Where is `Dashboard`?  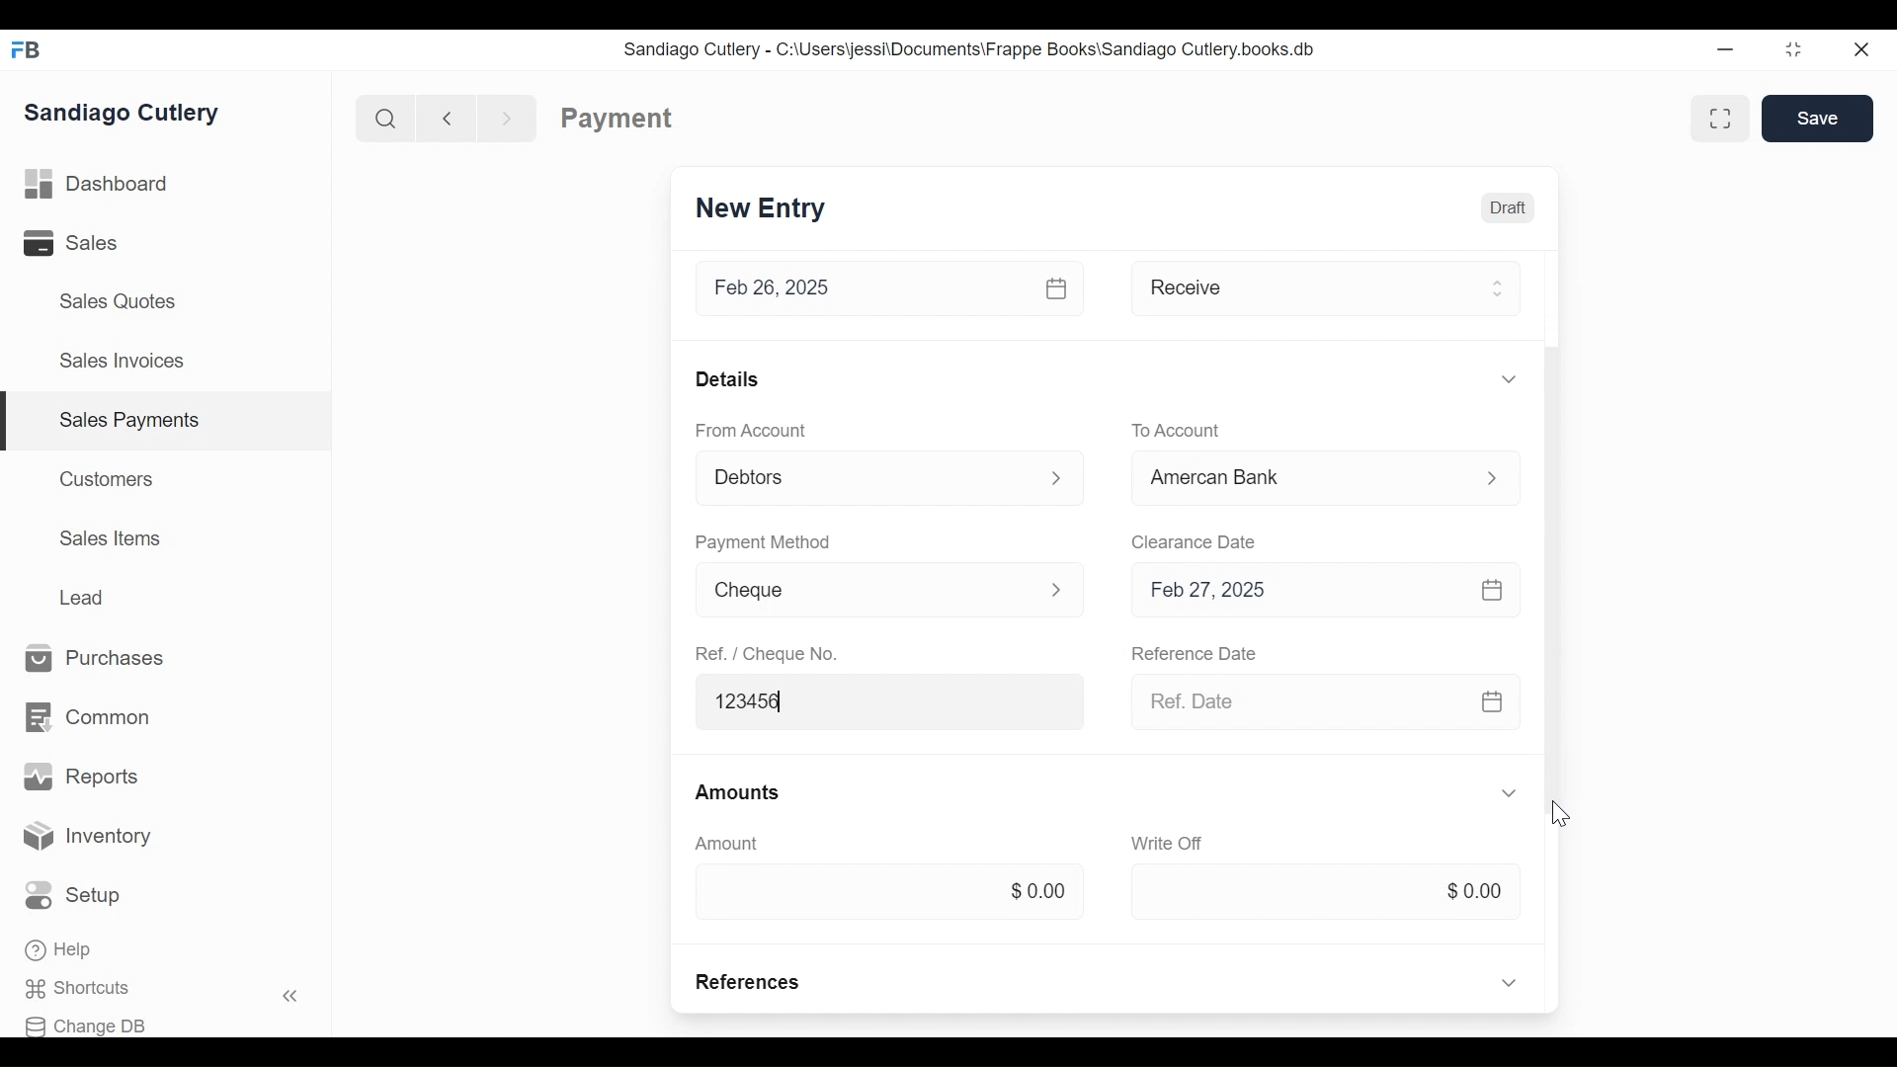
Dashboard is located at coordinates (97, 185).